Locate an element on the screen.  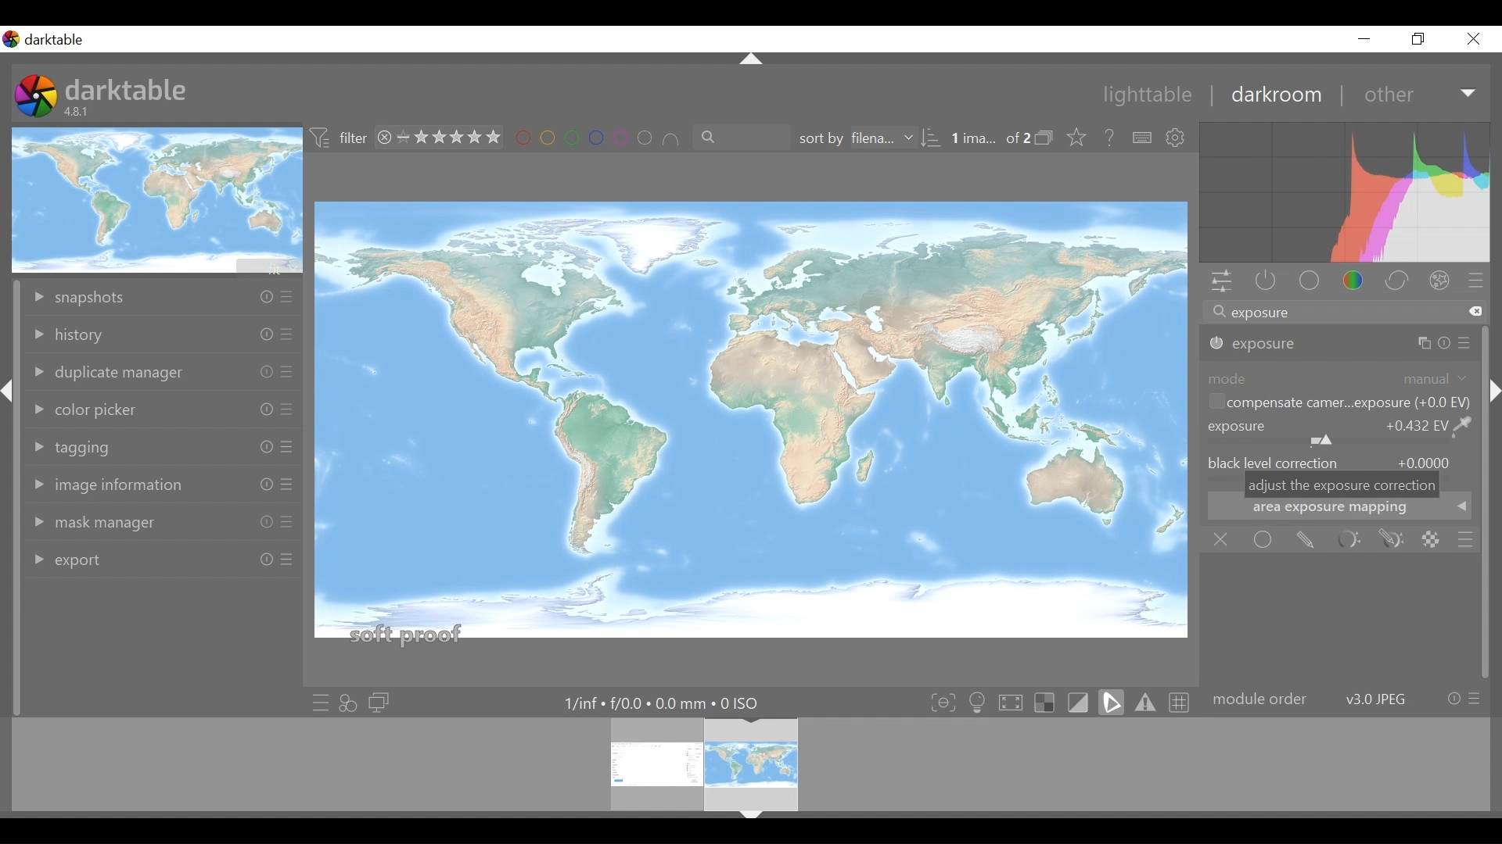
automatically remove the camera bias is located at coordinates (1337, 404).